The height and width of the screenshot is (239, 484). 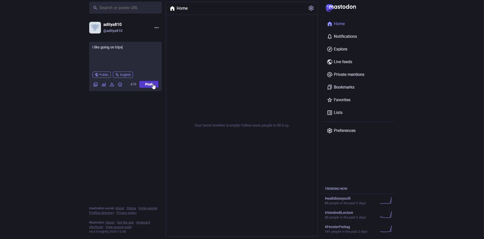 I want to click on account, so click(x=109, y=28).